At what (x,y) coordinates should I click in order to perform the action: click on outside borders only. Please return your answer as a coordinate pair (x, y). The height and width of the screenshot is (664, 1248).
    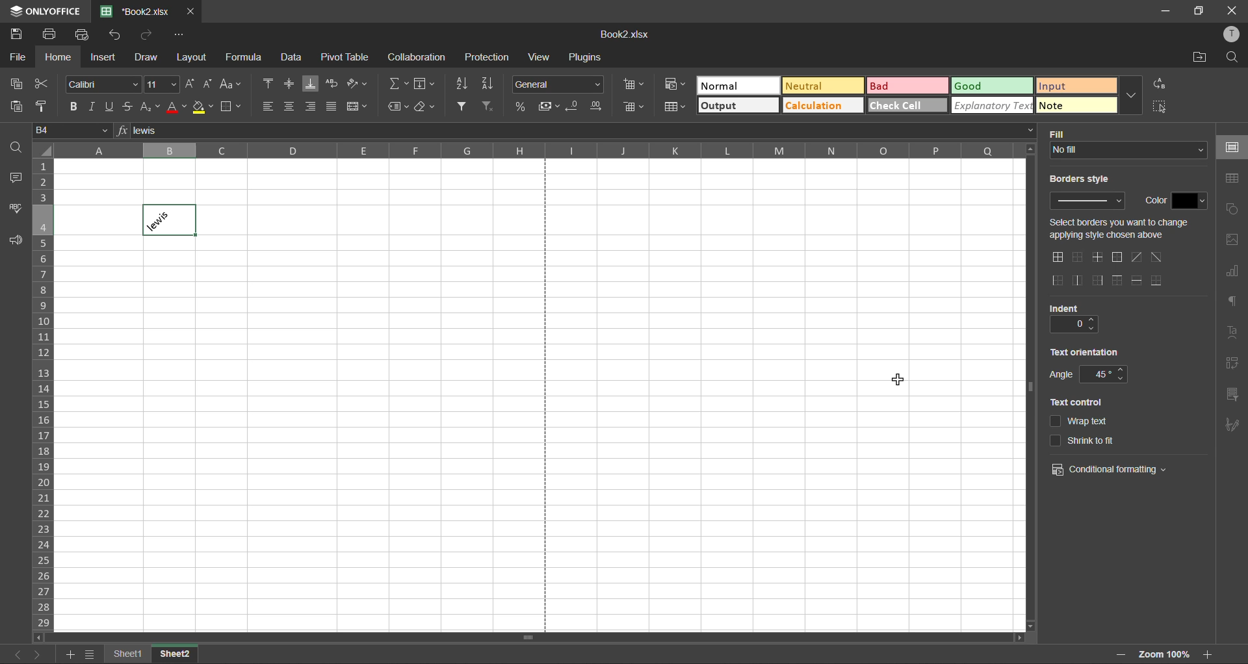
    Looking at the image, I should click on (1115, 257).